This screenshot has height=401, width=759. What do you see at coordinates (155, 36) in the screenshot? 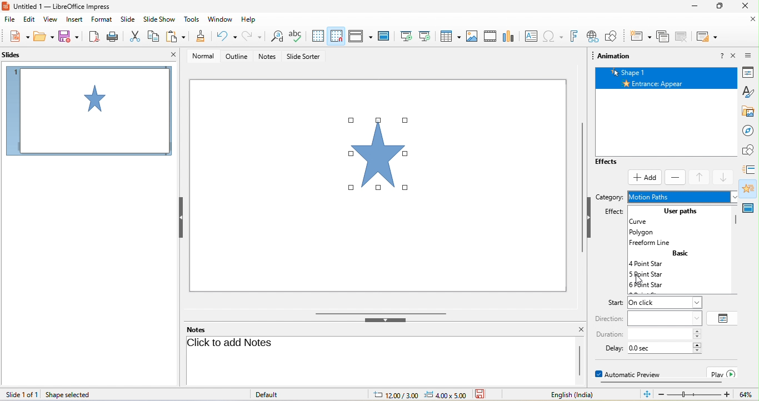
I see `copy` at bounding box center [155, 36].